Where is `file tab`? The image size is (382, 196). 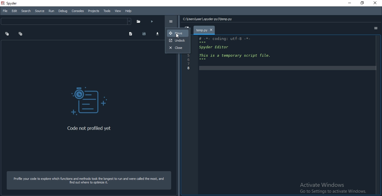
file tab is located at coordinates (205, 30).